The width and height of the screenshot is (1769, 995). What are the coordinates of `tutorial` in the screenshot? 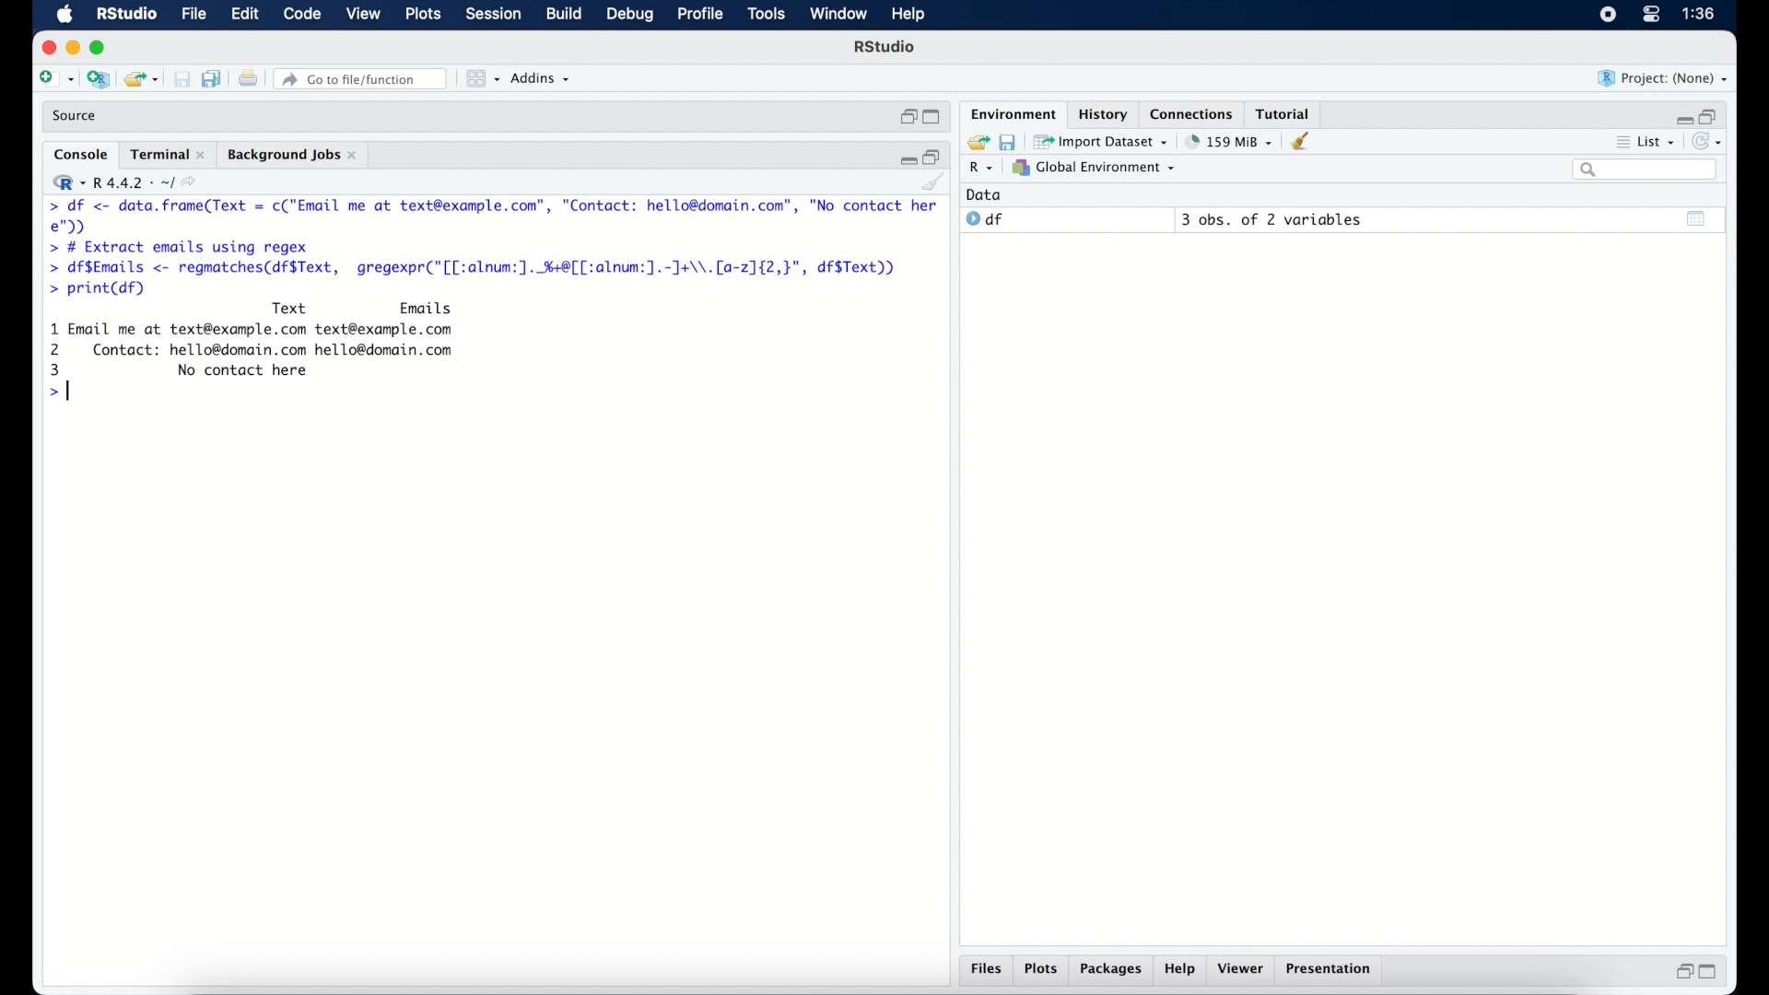 It's located at (1287, 111).